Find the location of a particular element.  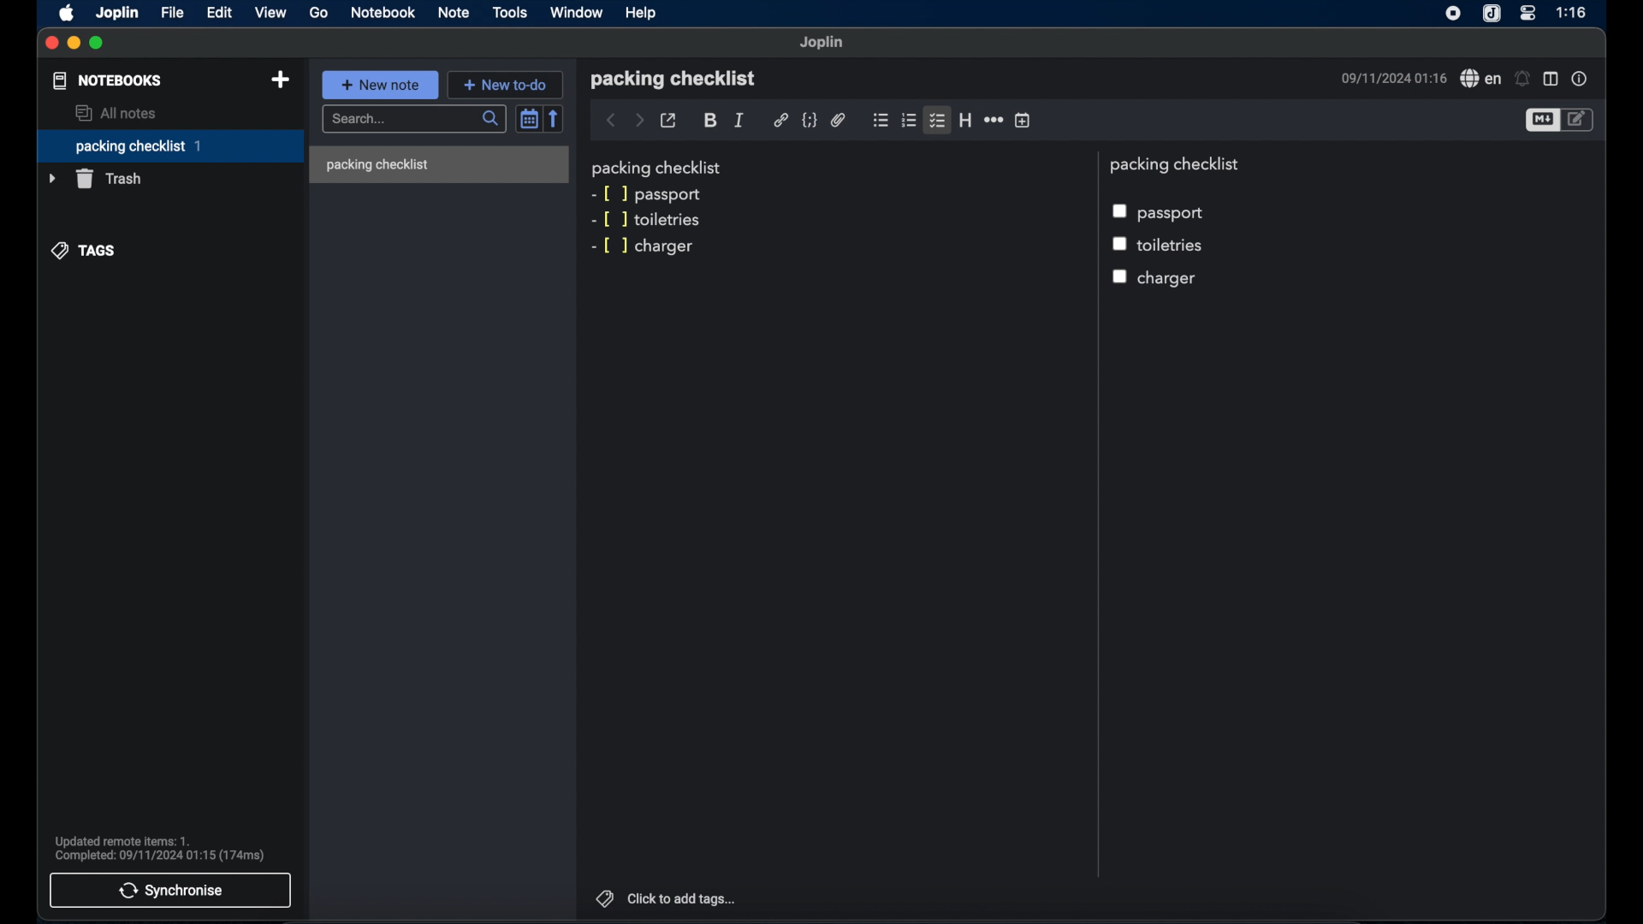

toiletries is located at coordinates (1161, 246).